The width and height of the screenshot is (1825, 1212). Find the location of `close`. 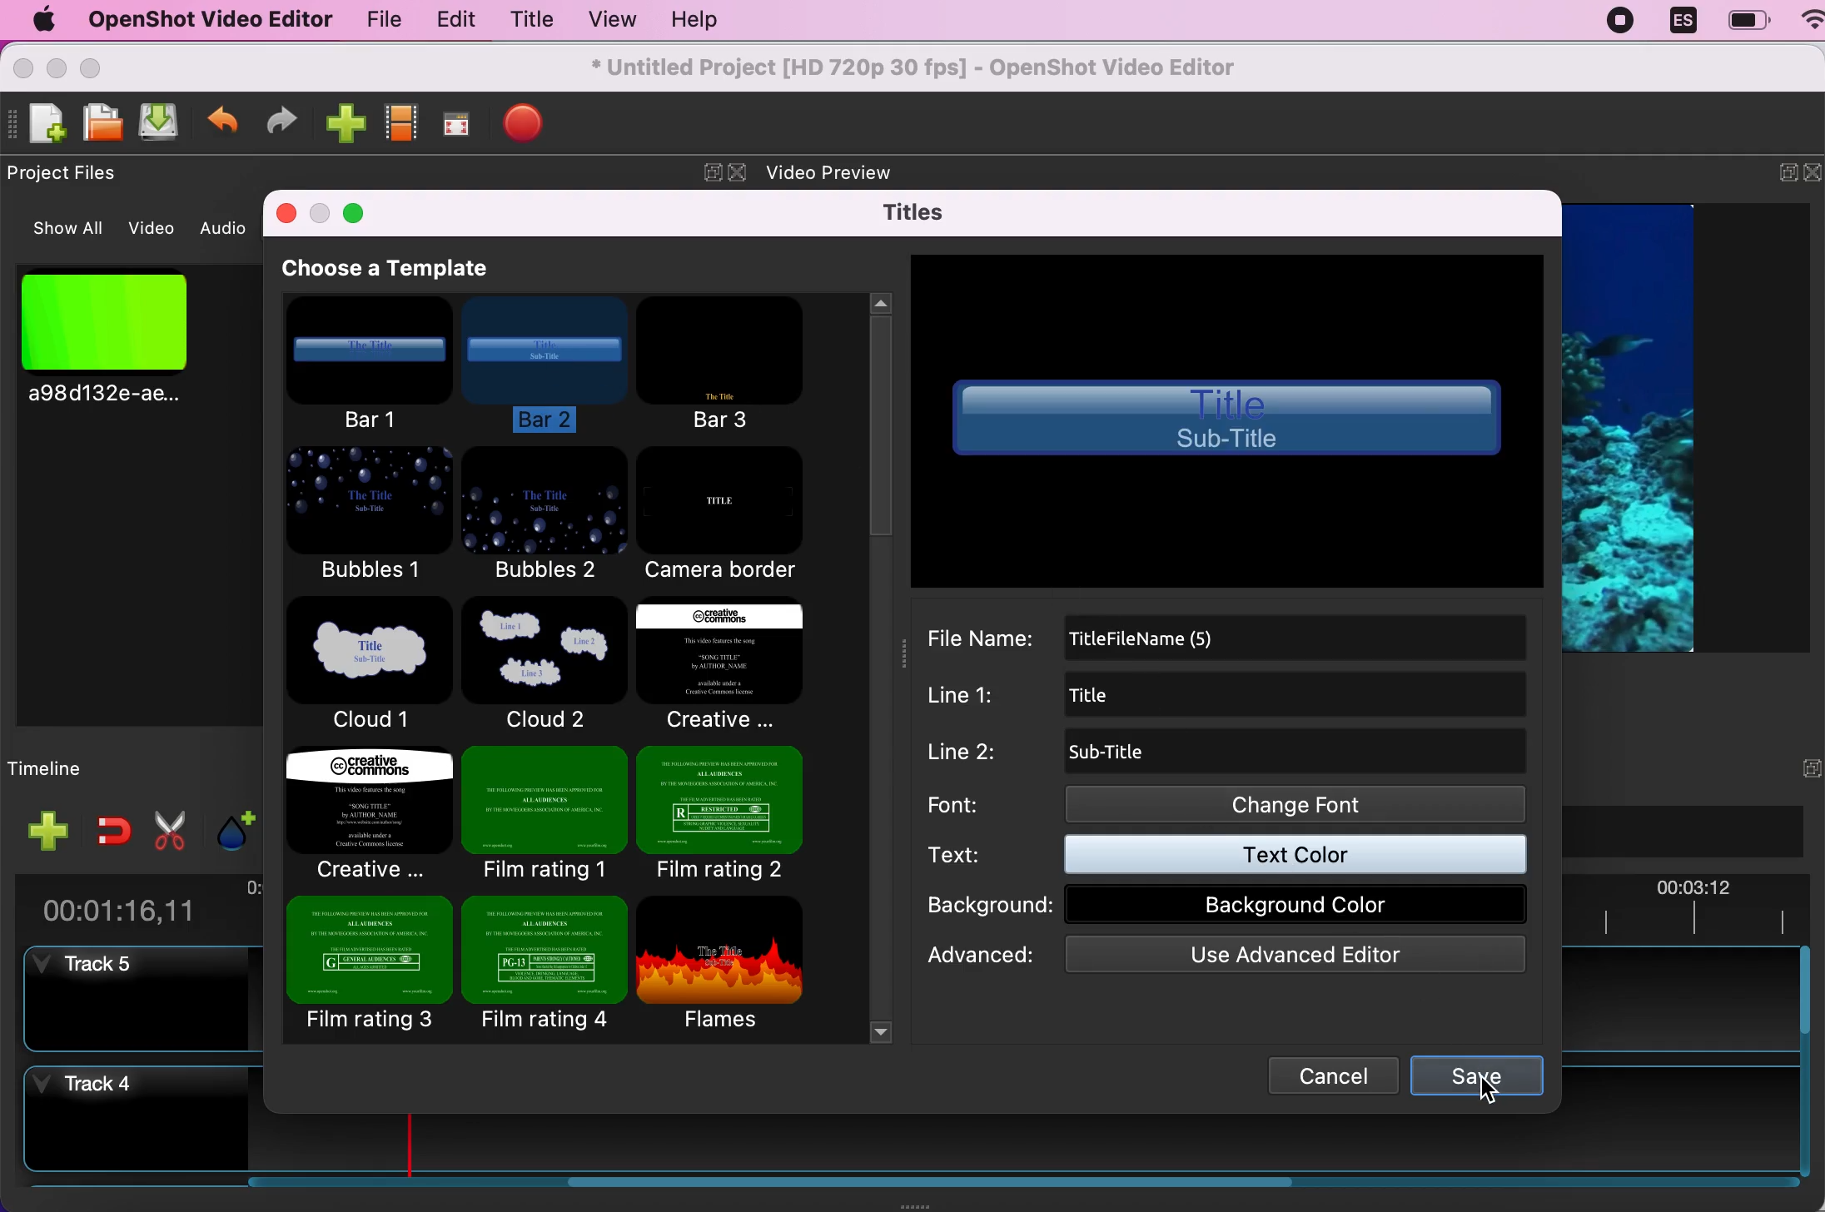

close is located at coordinates (1813, 176).